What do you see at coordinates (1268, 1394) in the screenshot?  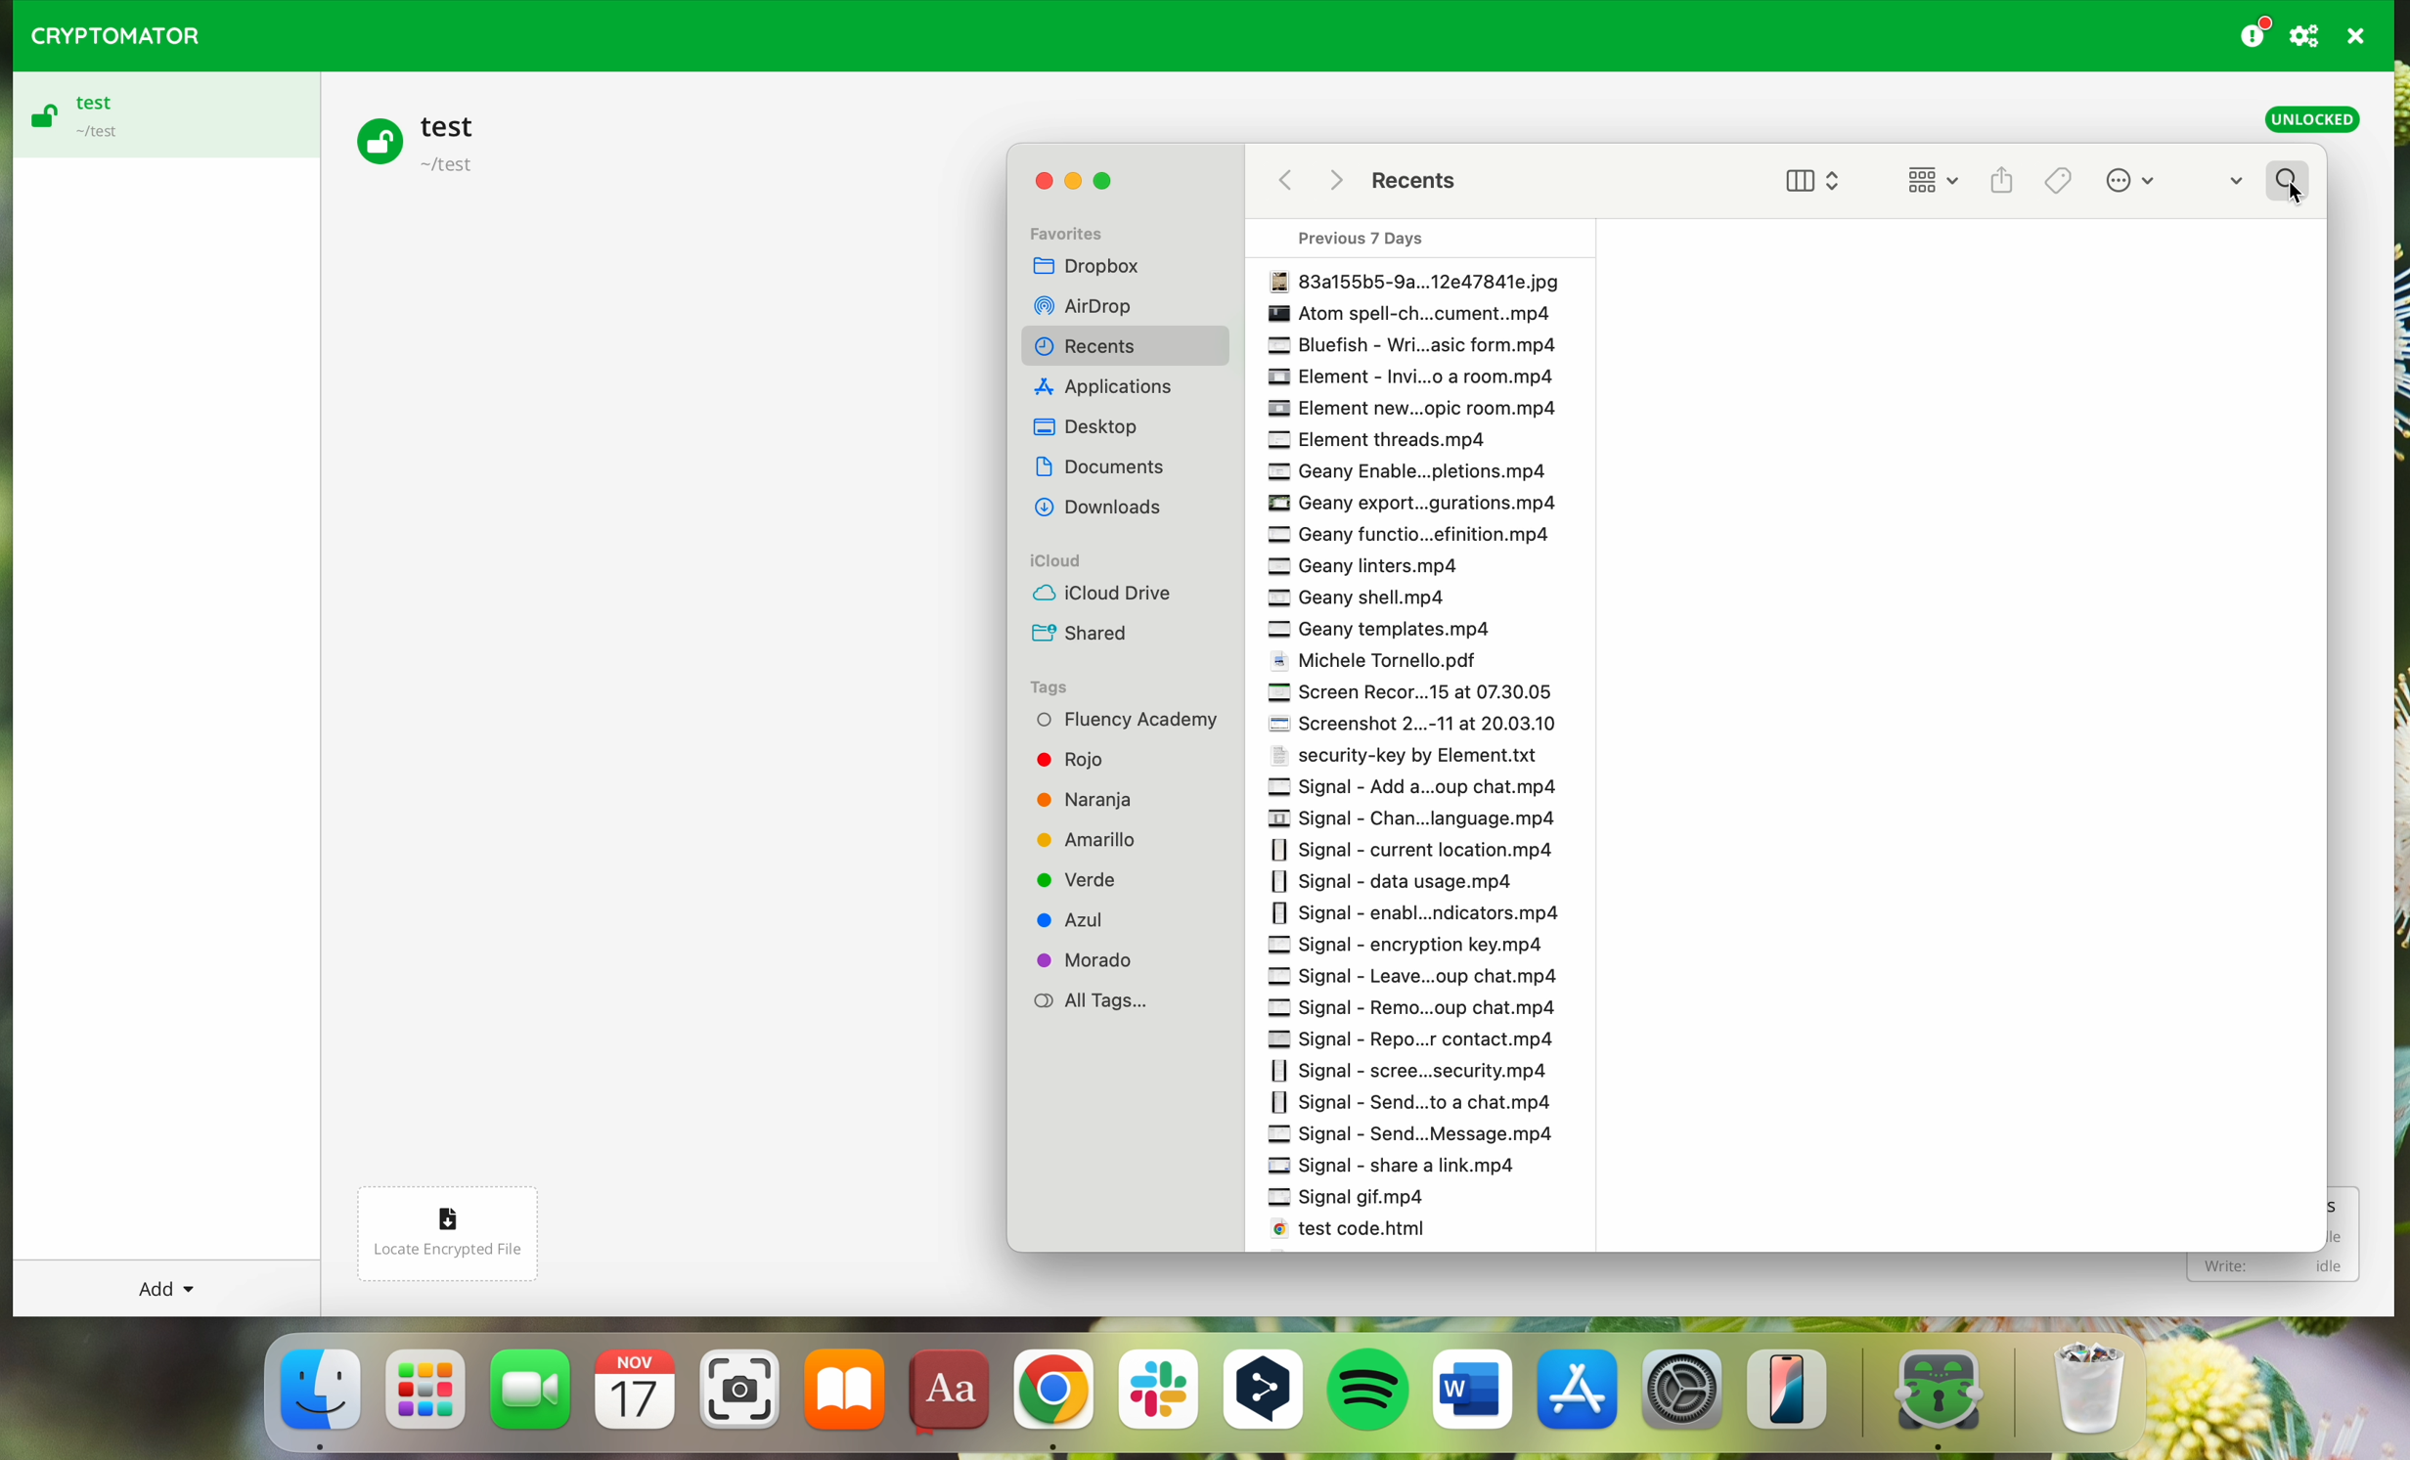 I see `DeepL` at bounding box center [1268, 1394].